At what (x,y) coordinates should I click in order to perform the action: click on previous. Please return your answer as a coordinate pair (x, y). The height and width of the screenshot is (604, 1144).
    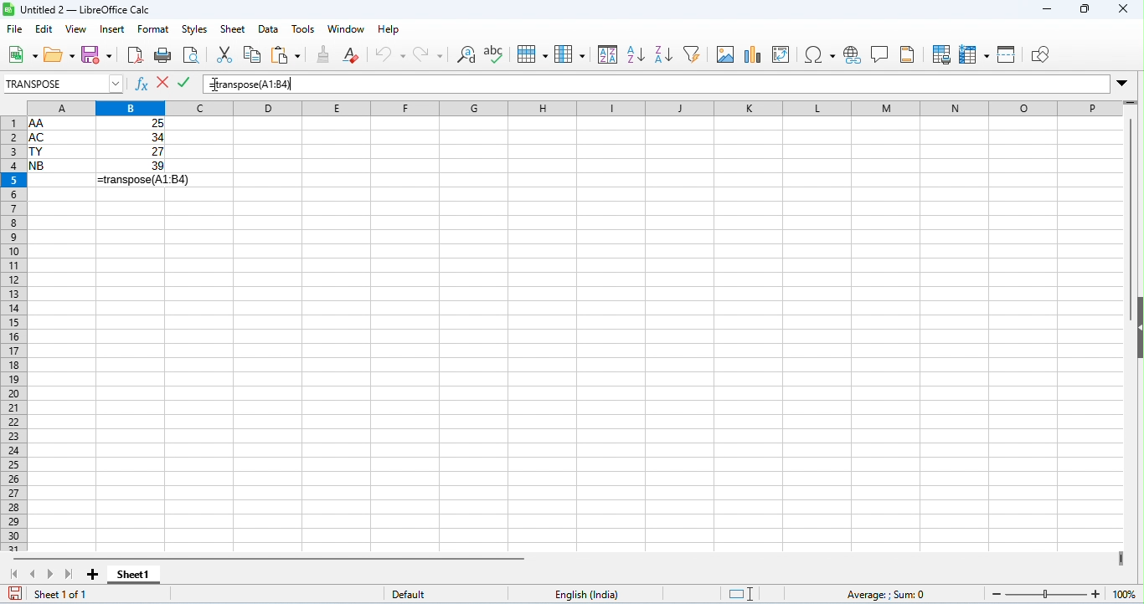
    Looking at the image, I should click on (36, 573).